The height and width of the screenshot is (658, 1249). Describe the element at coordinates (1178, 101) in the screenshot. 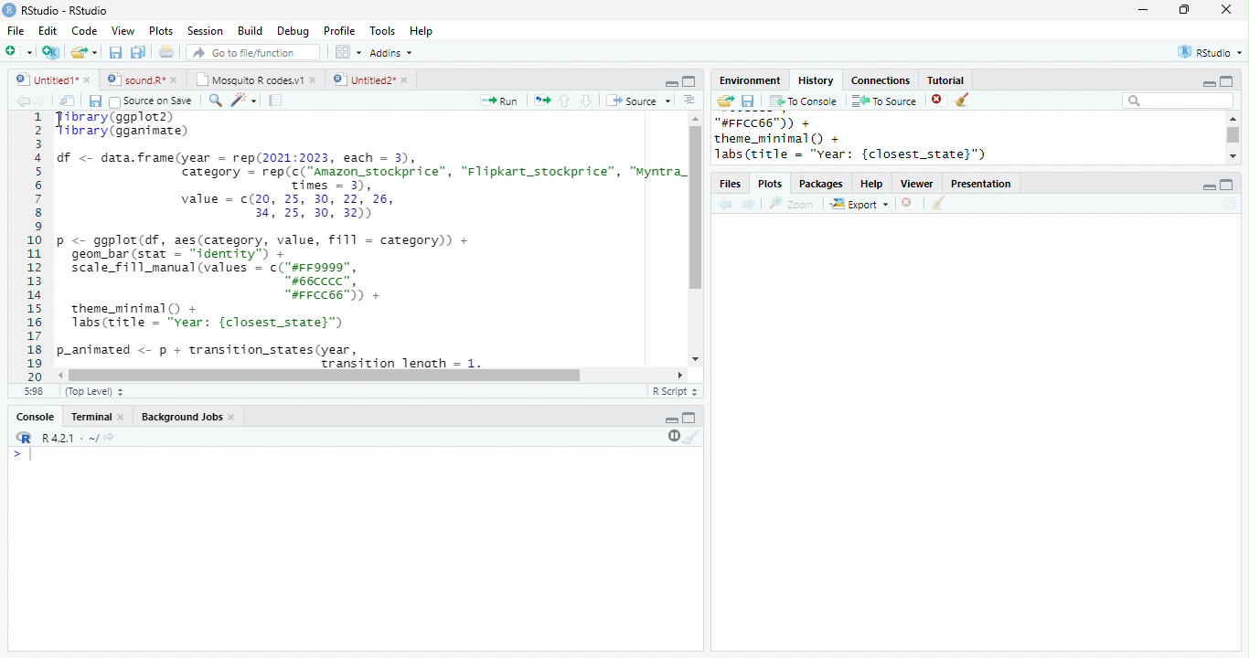

I see `search bar` at that location.